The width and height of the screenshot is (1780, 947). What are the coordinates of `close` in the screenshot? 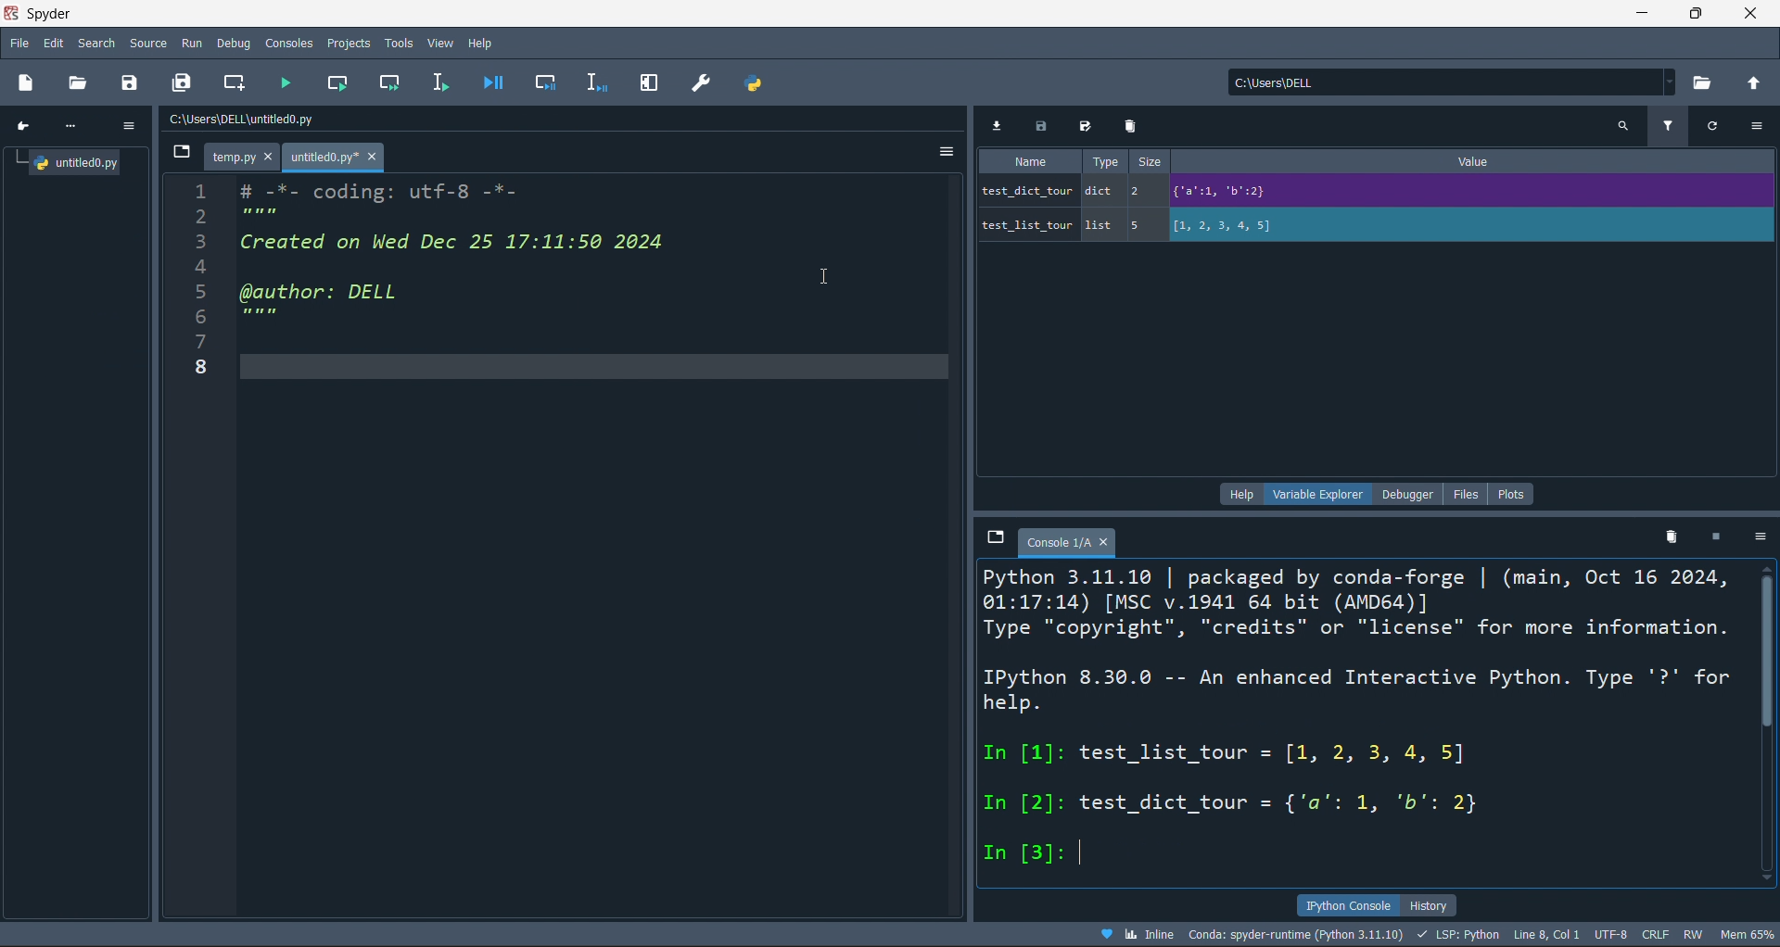 It's located at (1747, 13).